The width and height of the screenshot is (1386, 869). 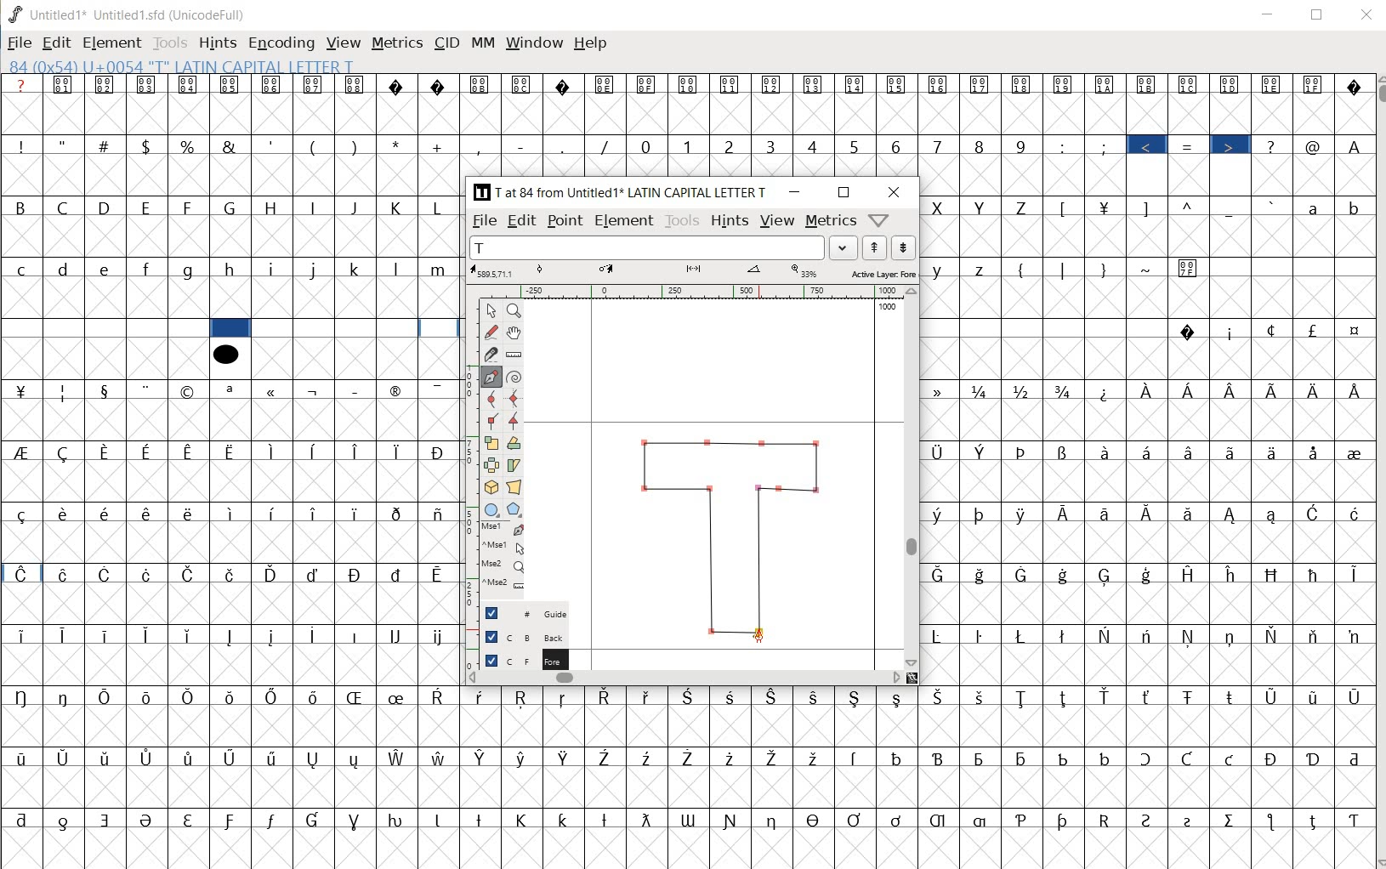 I want to click on maximize, so click(x=1318, y=14).